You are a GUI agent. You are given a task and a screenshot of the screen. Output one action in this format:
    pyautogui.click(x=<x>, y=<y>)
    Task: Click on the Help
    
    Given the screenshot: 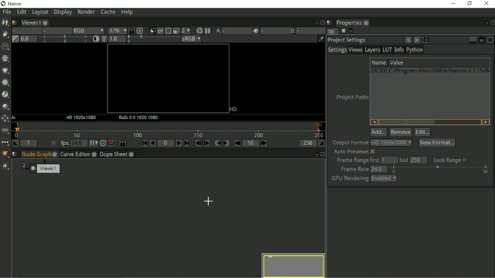 What is the action you would take?
    pyautogui.click(x=126, y=13)
    